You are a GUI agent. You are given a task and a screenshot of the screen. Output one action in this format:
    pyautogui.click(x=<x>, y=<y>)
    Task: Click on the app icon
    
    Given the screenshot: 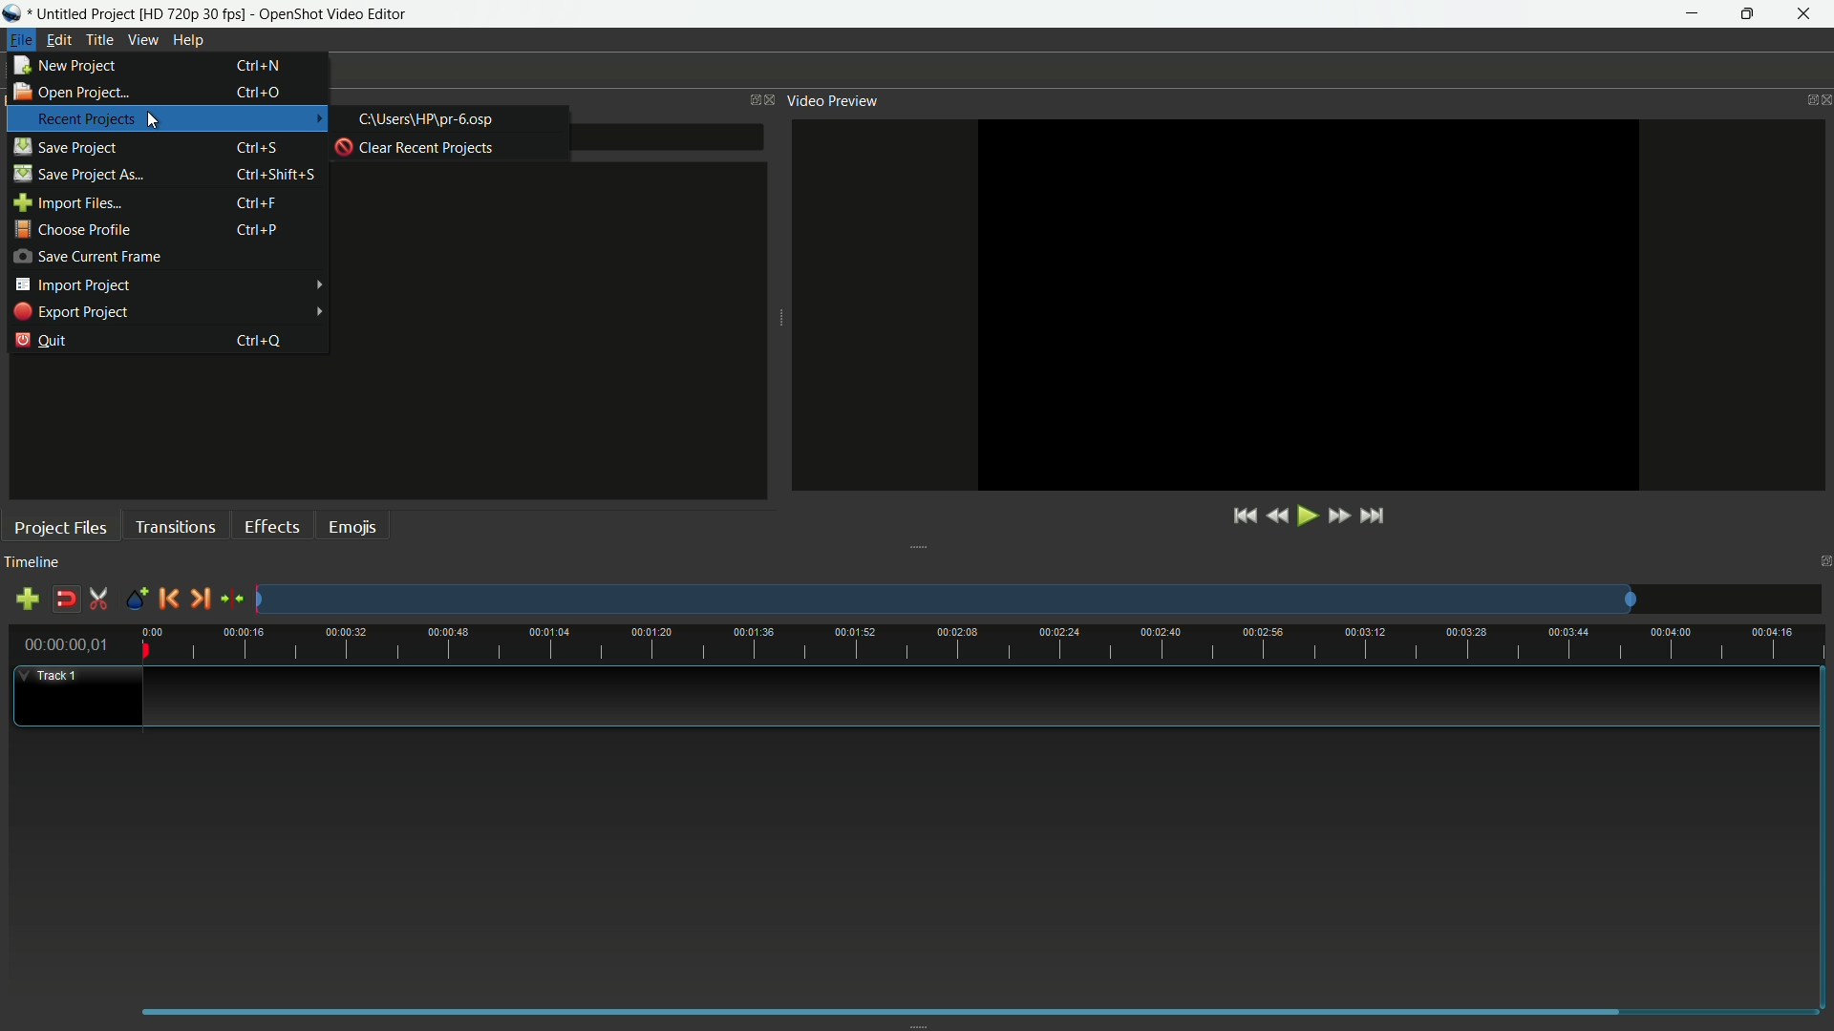 What is the action you would take?
    pyautogui.click(x=13, y=13)
    